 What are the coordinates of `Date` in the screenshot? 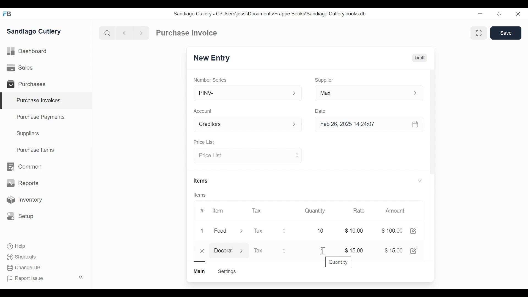 It's located at (321, 111).